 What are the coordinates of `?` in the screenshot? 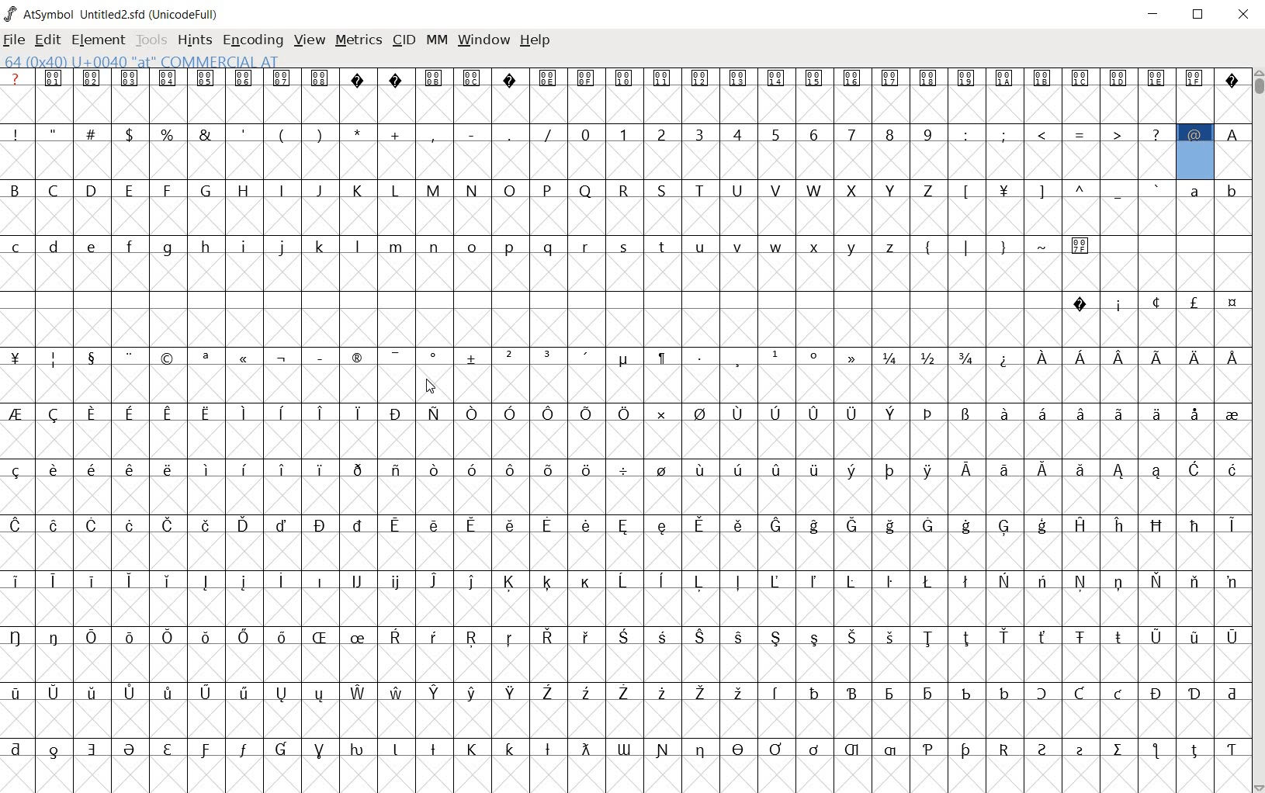 It's located at (16, 78).